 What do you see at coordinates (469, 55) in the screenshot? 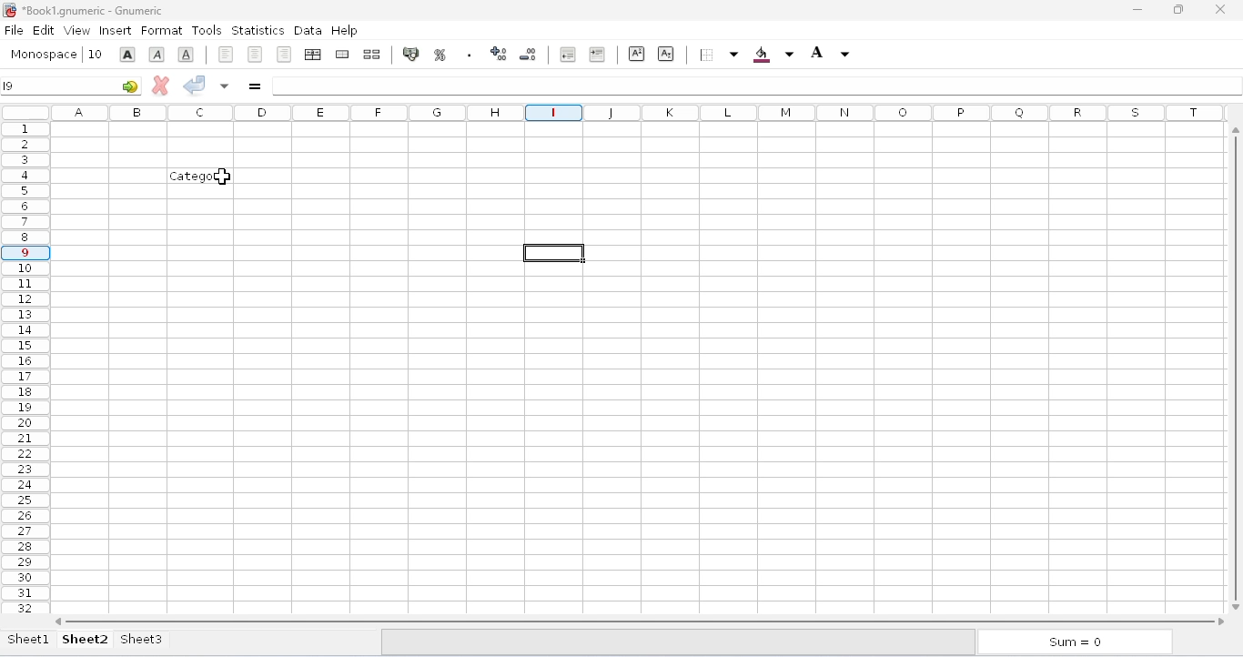
I see `set the format of the selected cells to include a thousands separator` at bounding box center [469, 55].